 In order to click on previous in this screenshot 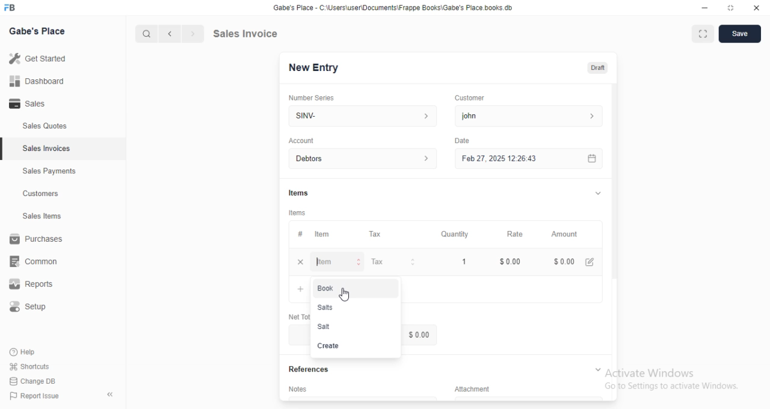, I will do `click(171, 32)`.